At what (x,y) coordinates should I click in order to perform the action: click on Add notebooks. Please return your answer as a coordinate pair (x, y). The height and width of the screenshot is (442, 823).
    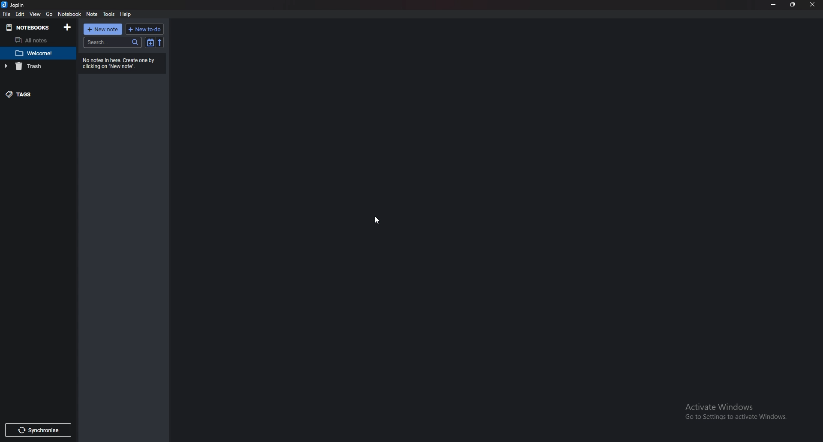
    Looking at the image, I should click on (67, 27).